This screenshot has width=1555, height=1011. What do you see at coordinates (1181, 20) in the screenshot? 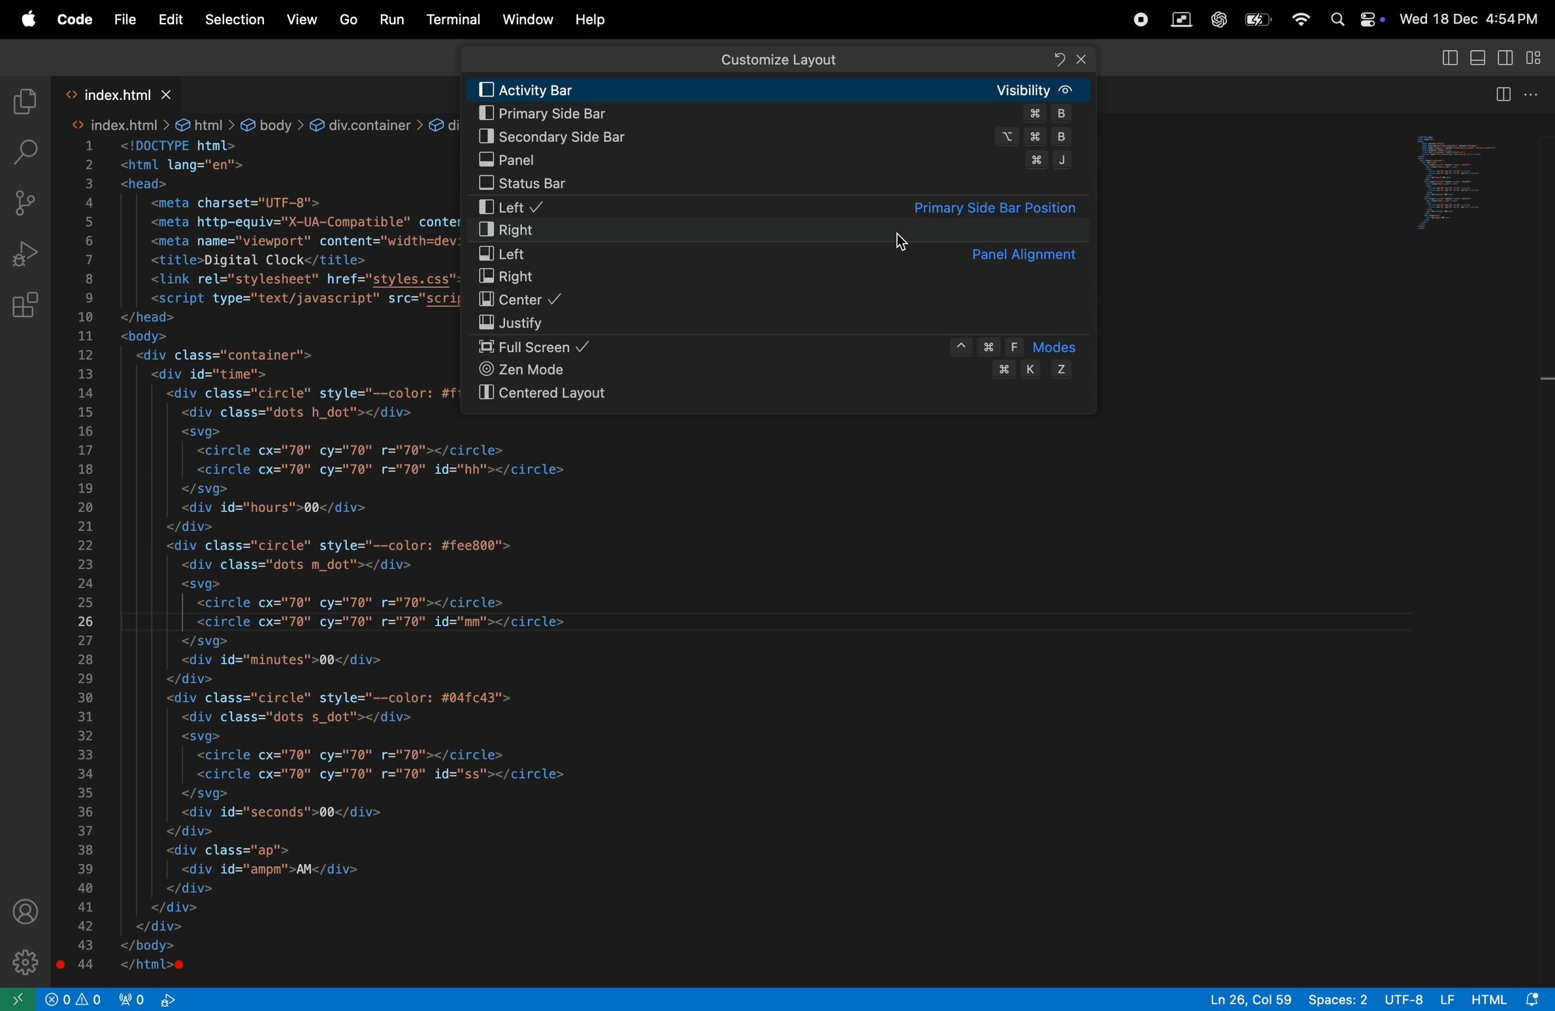
I see `parllel` at bounding box center [1181, 20].